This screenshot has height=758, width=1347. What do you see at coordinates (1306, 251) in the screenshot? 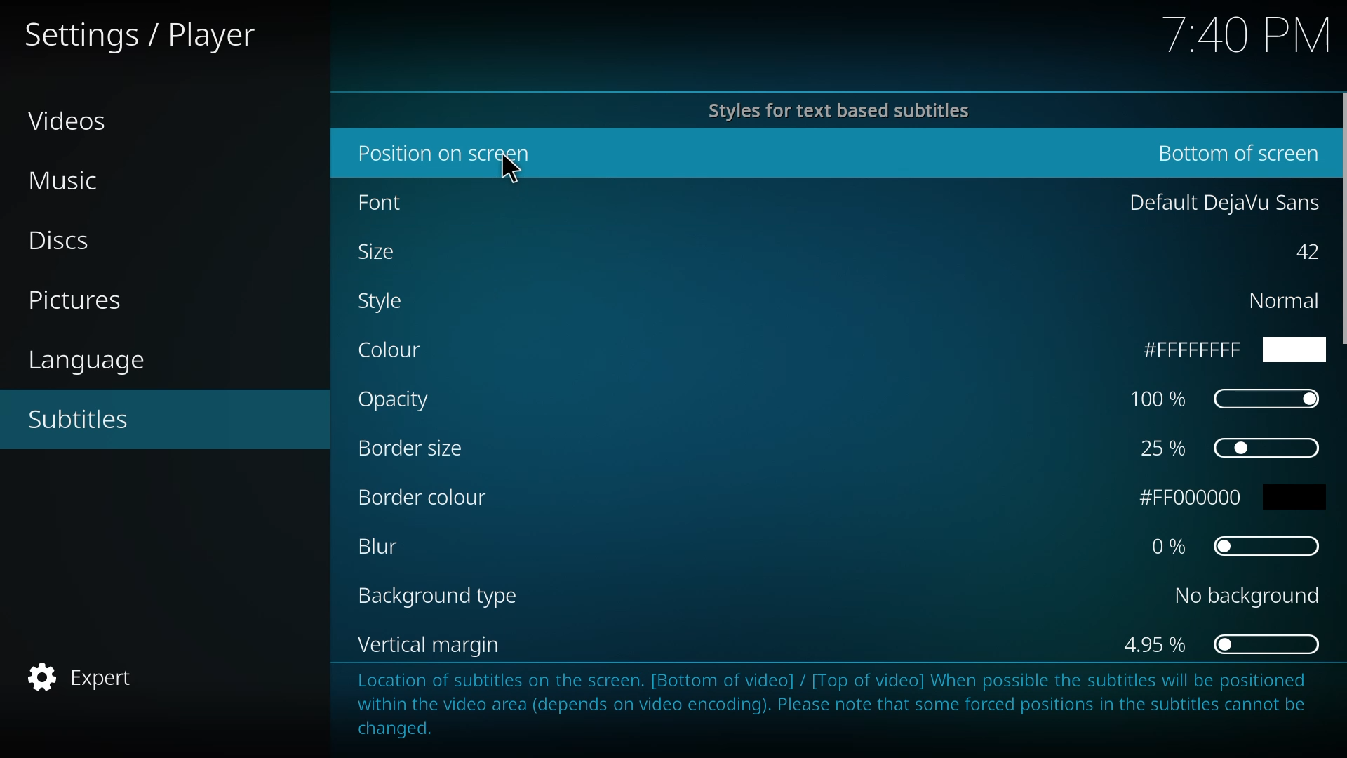
I see `42` at bounding box center [1306, 251].